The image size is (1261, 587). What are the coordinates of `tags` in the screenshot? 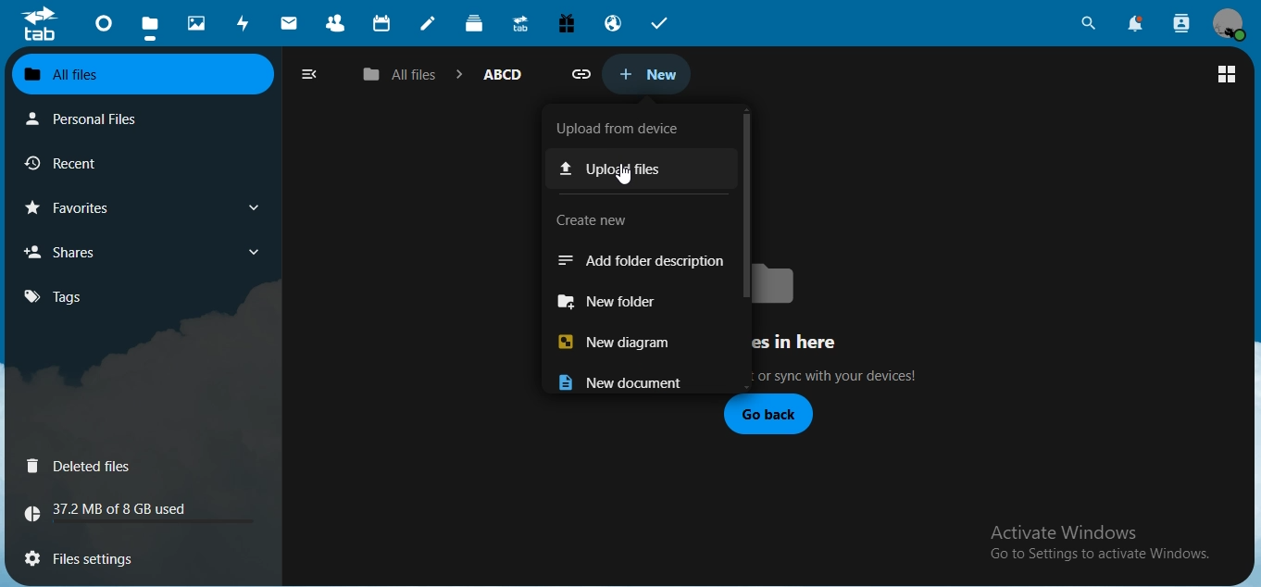 It's located at (54, 297).